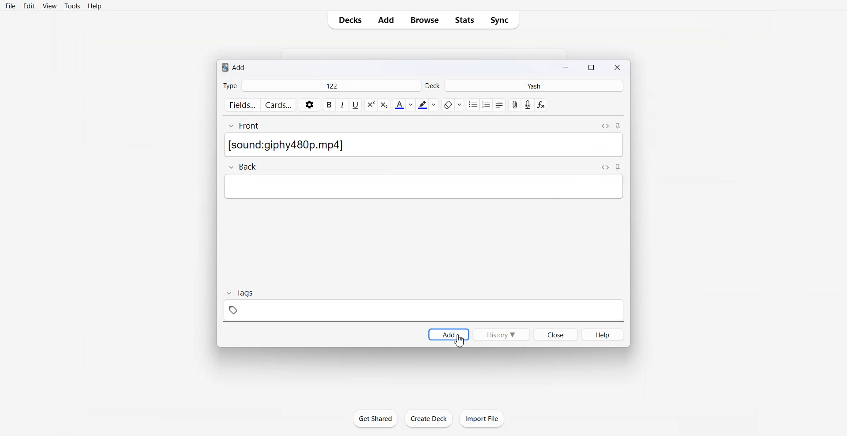  What do you see at coordinates (448, 334) in the screenshot?
I see `Add` at bounding box center [448, 334].